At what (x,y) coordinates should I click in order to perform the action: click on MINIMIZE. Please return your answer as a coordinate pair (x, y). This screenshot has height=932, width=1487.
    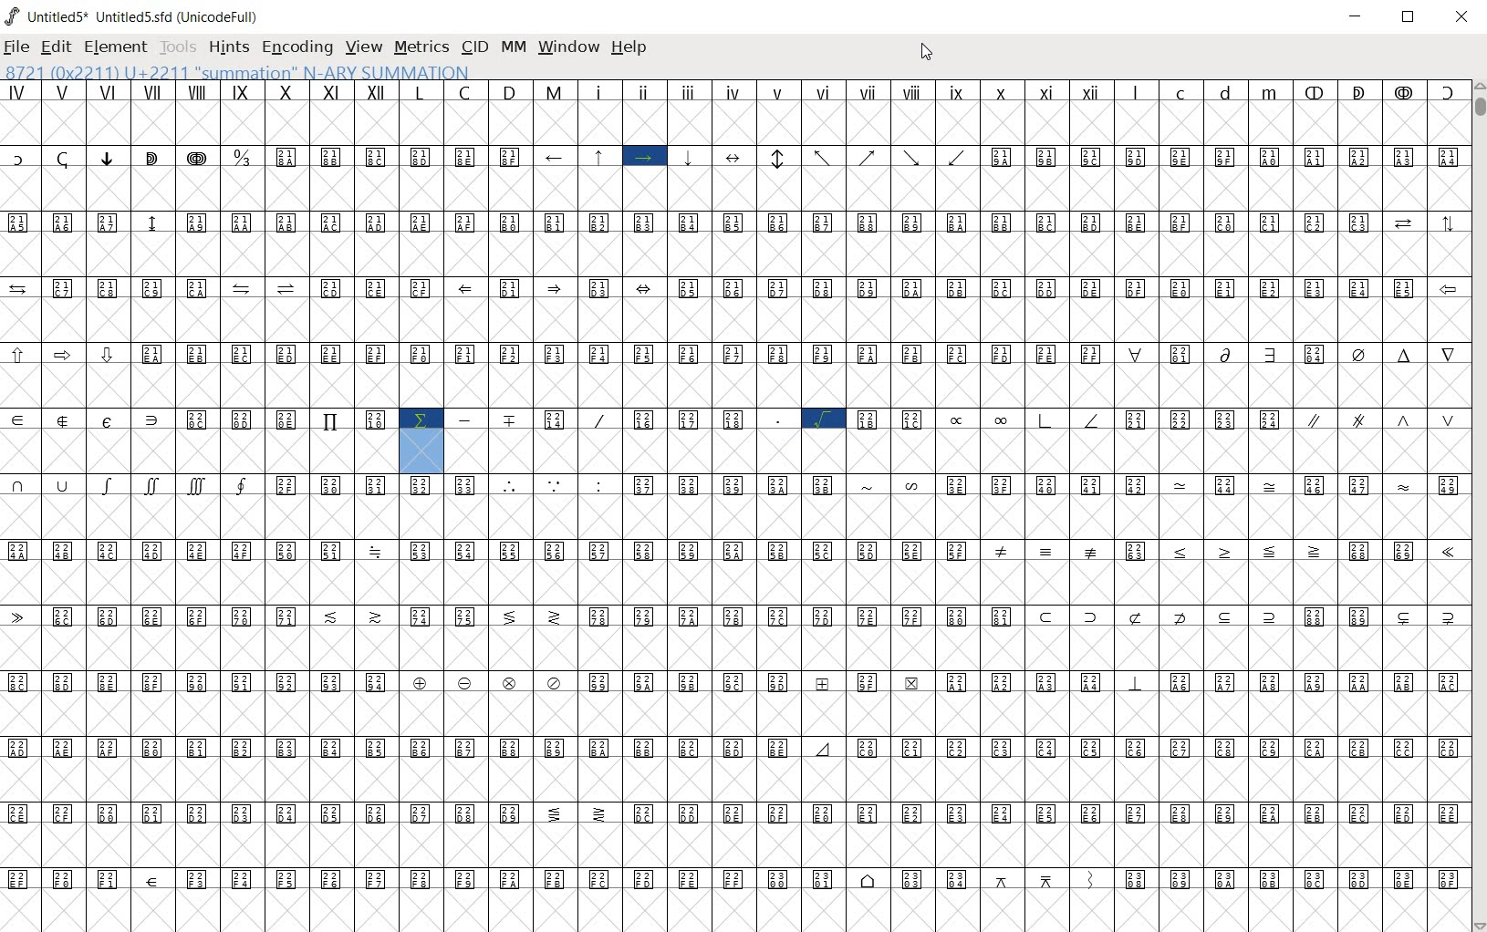
    Looking at the image, I should click on (1358, 16).